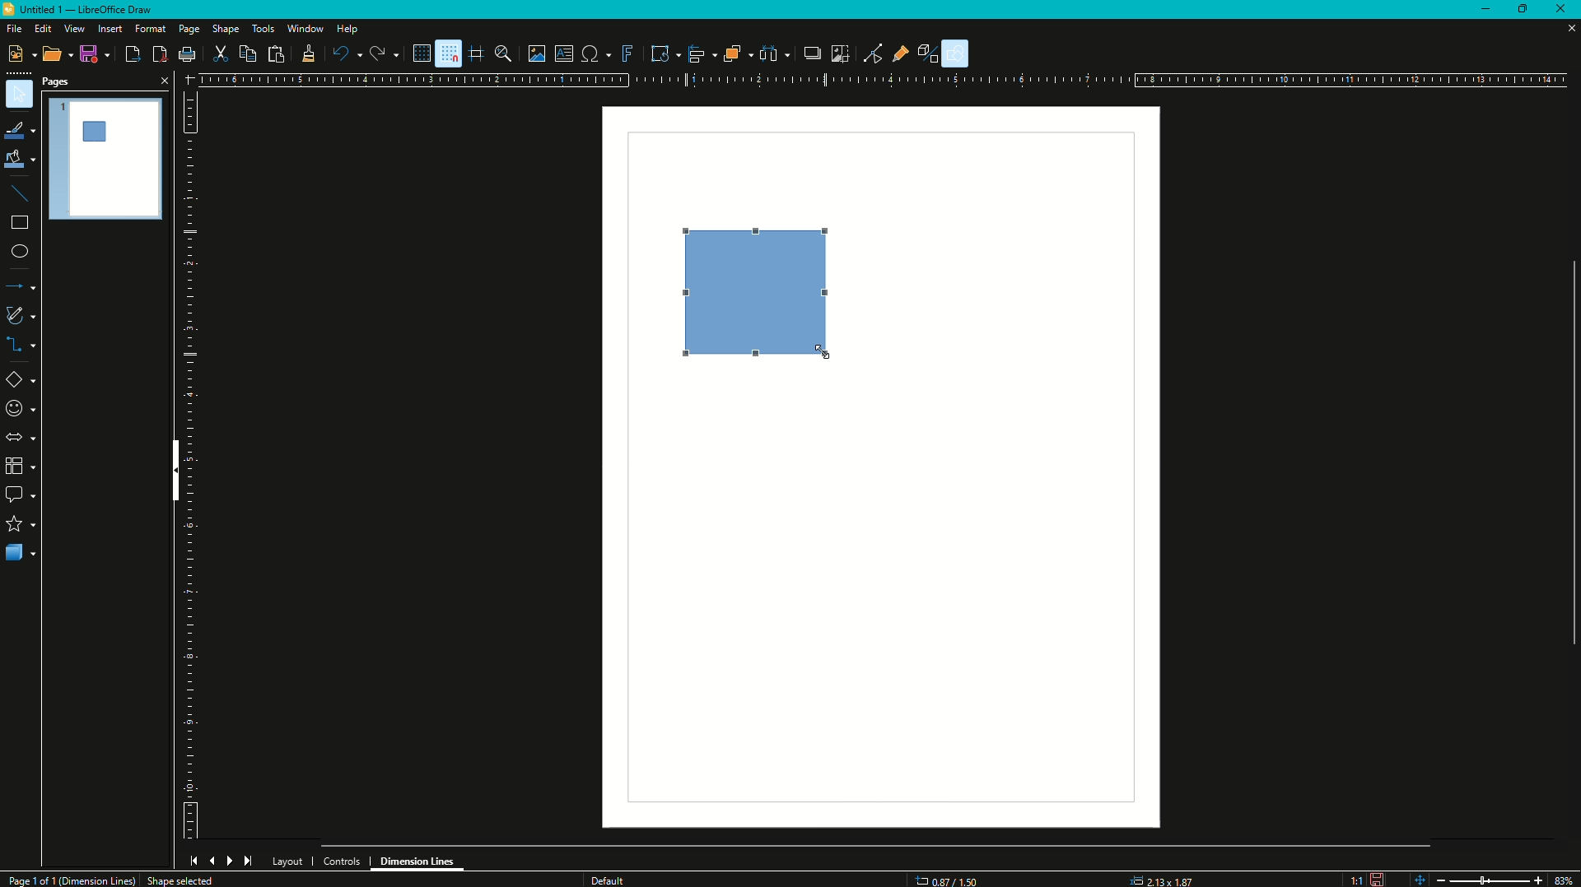 This screenshot has width=1581, height=887. Describe the element at coordinates (21, 382) in the screenshot. I see `Insert Shapes` at that location.